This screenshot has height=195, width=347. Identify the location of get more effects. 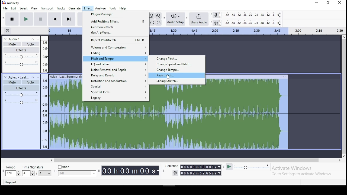
(116, 27).